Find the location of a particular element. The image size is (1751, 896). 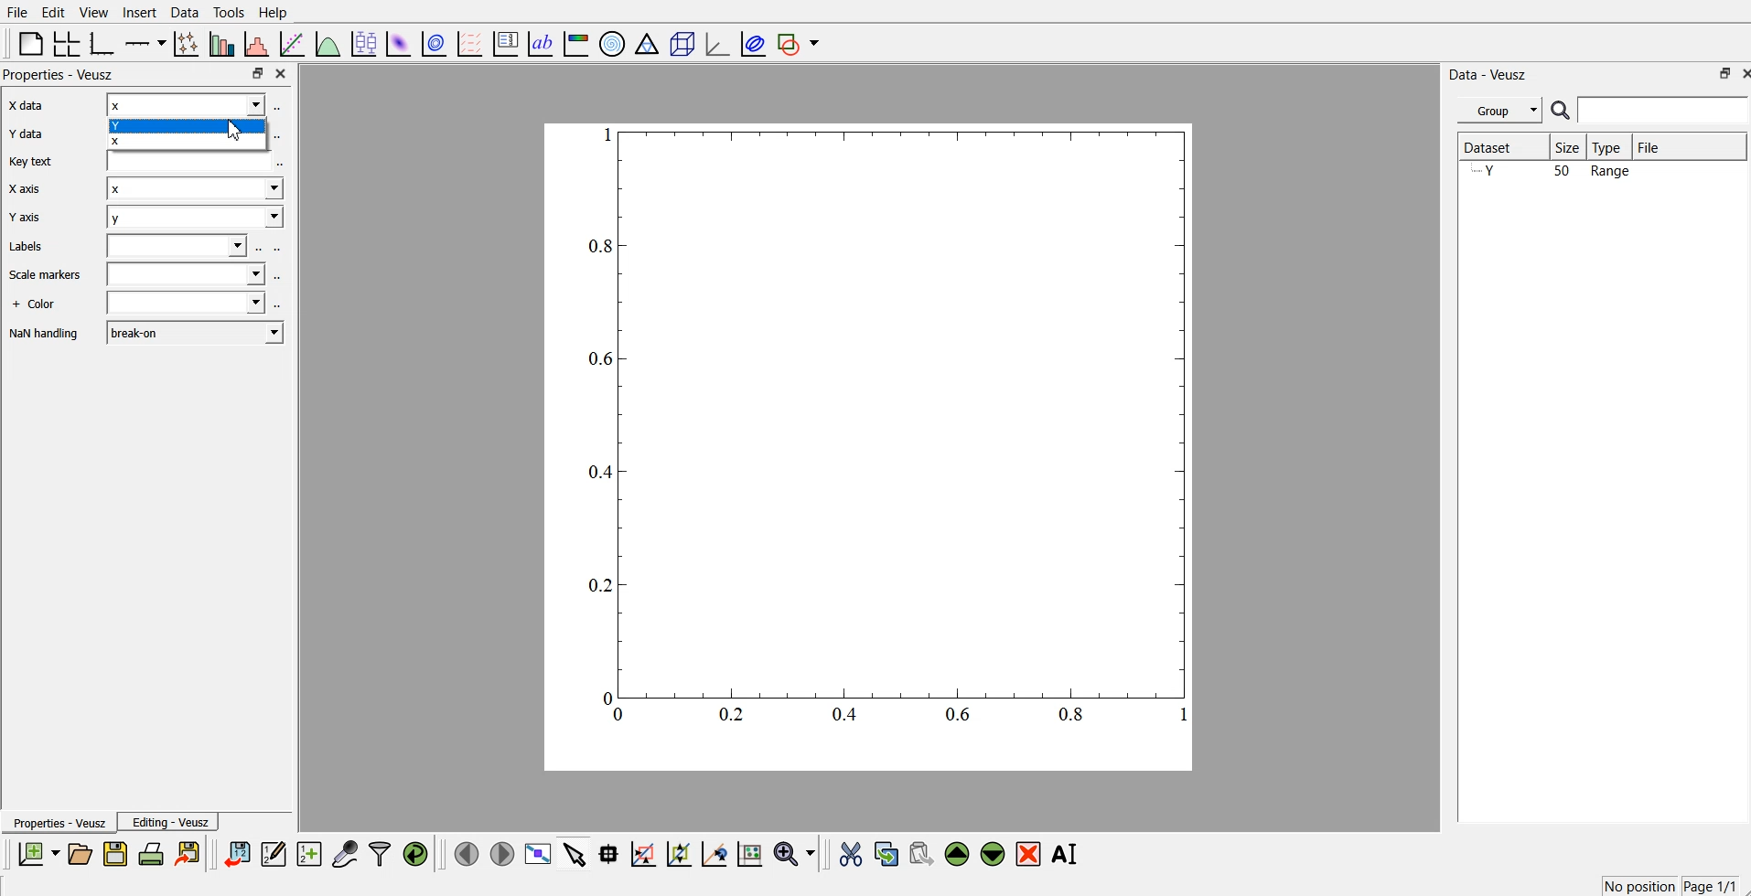

plot vector field is located at coordinates (468, 41).